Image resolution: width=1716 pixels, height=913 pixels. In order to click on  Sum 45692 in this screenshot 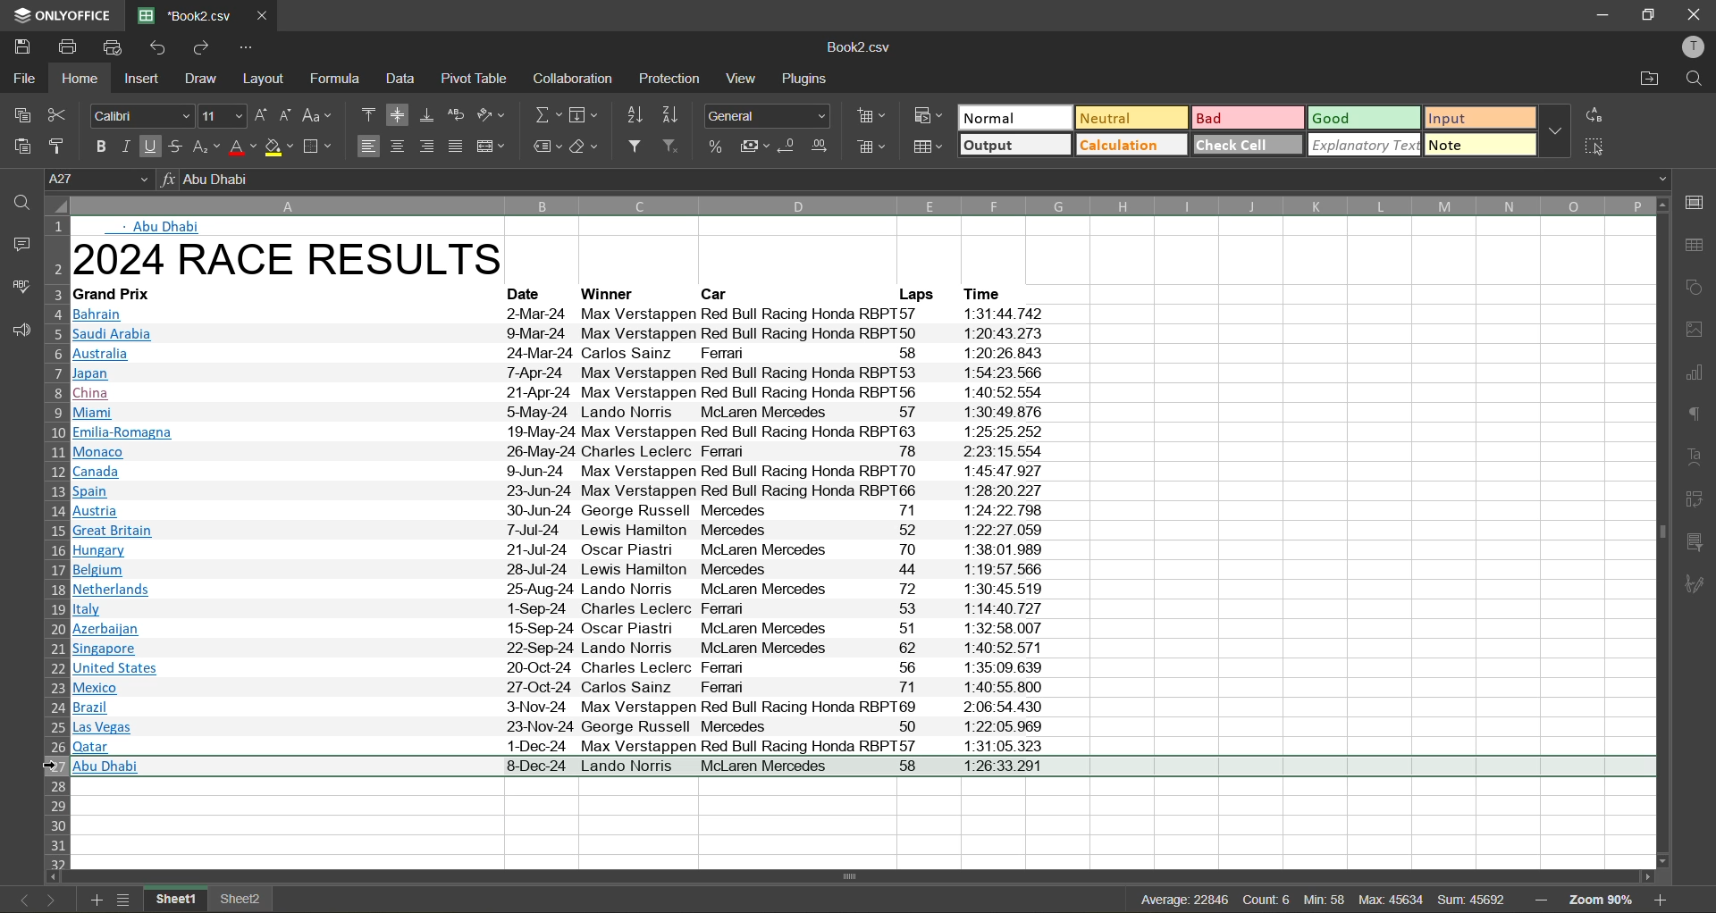, I will do `click(1474, 897)`.